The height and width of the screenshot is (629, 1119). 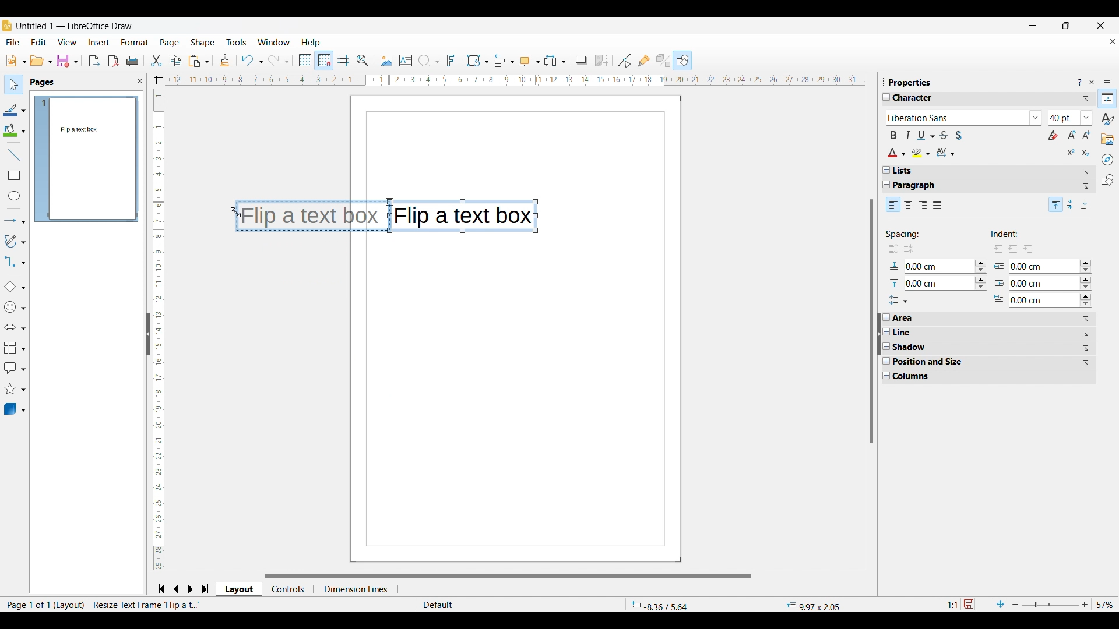 What do you see at coordinates (237, 42) in the screenshot?
I see `Tools menu` at bounding box center [237, 42].